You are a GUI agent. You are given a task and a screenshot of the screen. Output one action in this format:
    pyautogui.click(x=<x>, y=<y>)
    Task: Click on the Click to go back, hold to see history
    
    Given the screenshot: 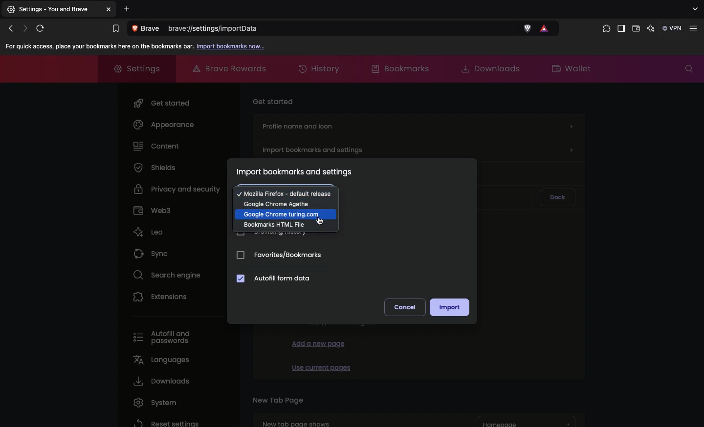 What is the action you would take?
    pyautogui.click(x=10, y=29)
    